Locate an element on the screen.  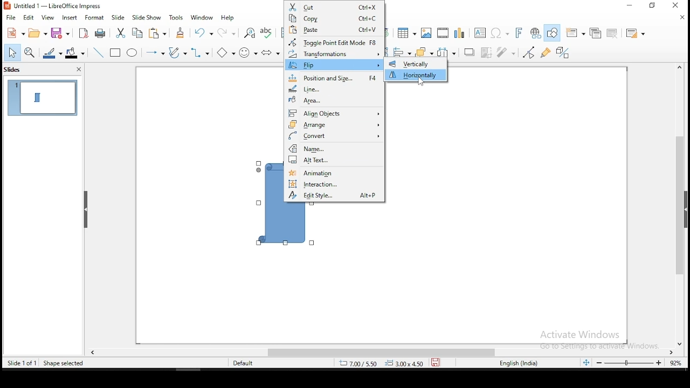
charts is located at coordinates (459, 31).